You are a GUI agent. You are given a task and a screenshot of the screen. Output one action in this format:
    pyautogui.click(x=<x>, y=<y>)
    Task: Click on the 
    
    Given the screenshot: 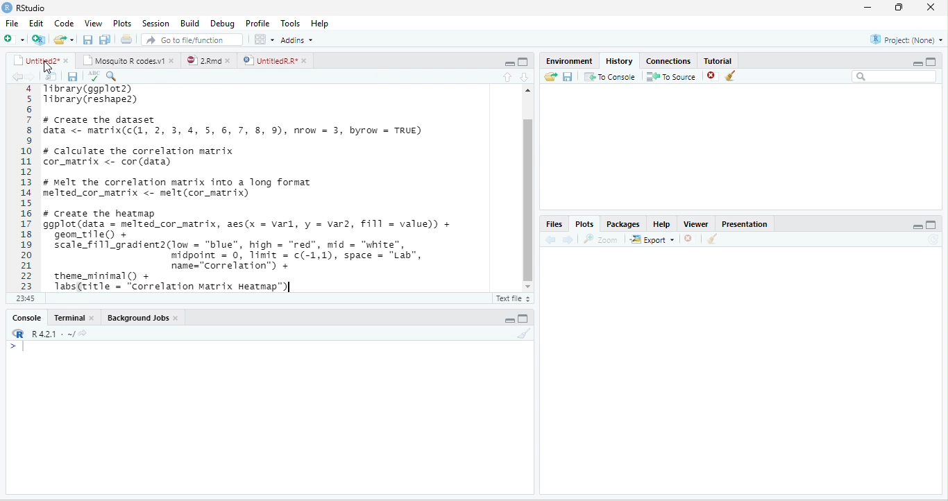 What is the action you would take?
    pyautogui.click(x=529, y=76)
    